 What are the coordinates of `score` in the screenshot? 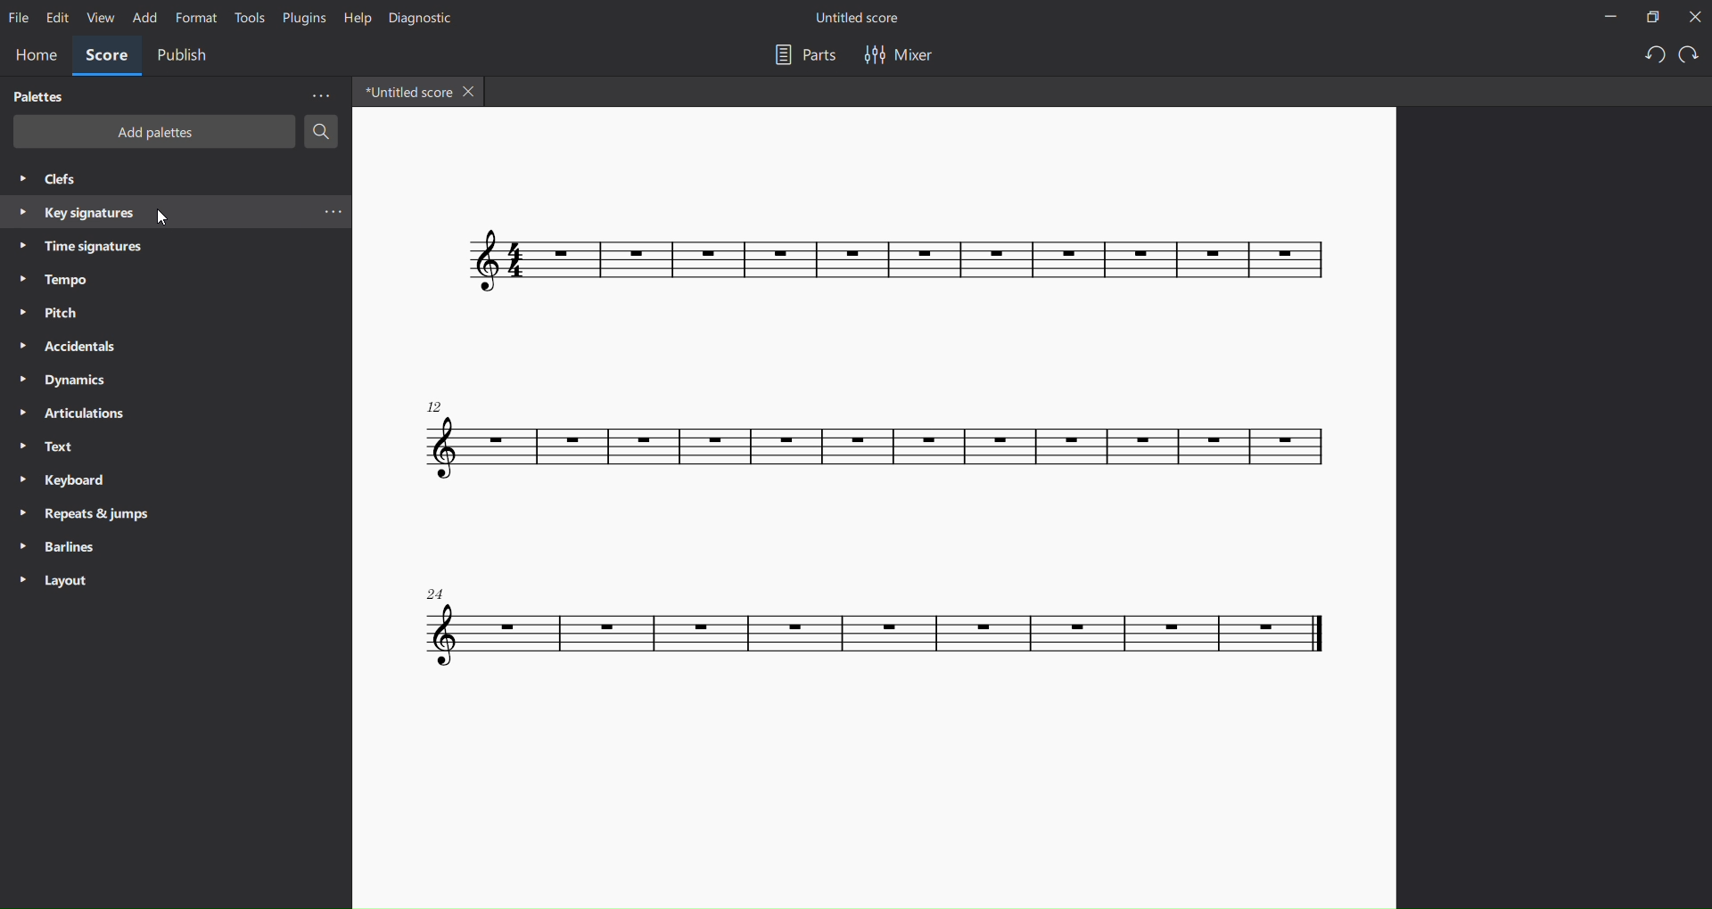 It's located at (105, 54).